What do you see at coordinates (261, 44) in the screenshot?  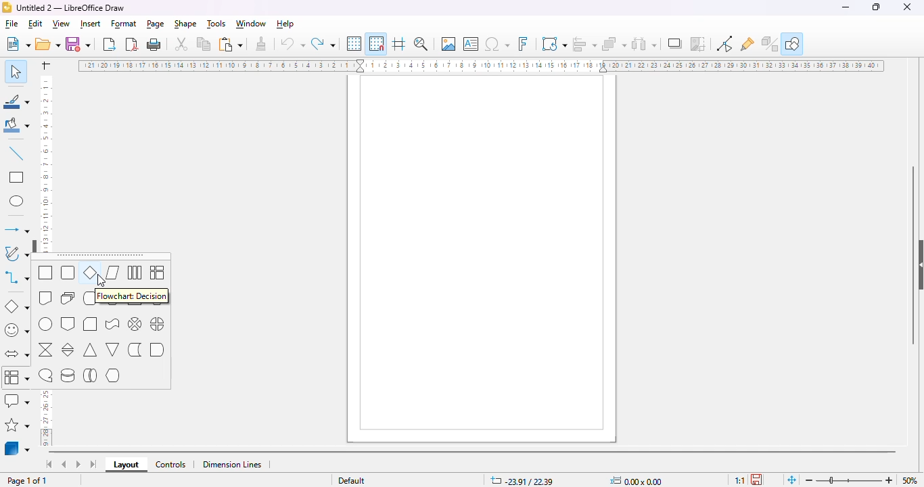 I see `clone formatting` at bounding box center [261, 44].